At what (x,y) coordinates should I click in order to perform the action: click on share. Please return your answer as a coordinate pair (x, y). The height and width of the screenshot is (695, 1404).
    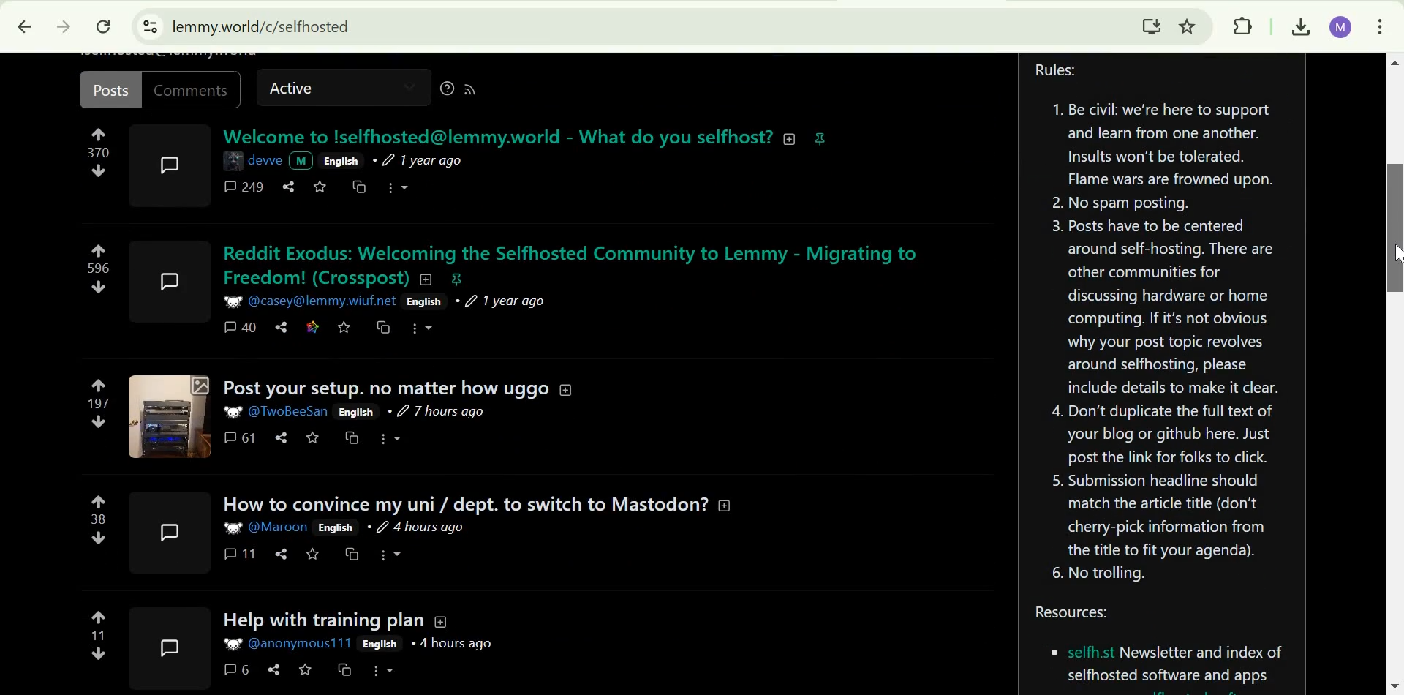
    Looking at the image, I should click on (283, 326).